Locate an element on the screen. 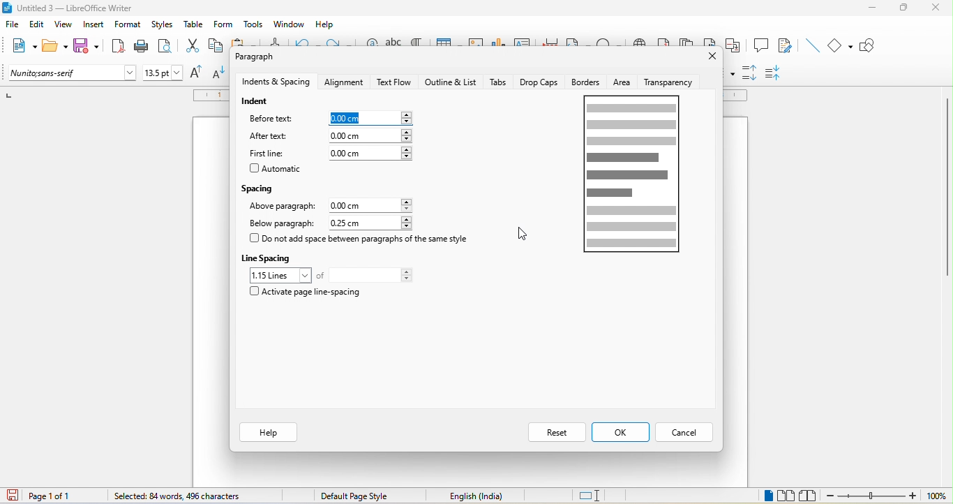 This screenshot has width=953, height=504. title is located at coordinates (68, 8).